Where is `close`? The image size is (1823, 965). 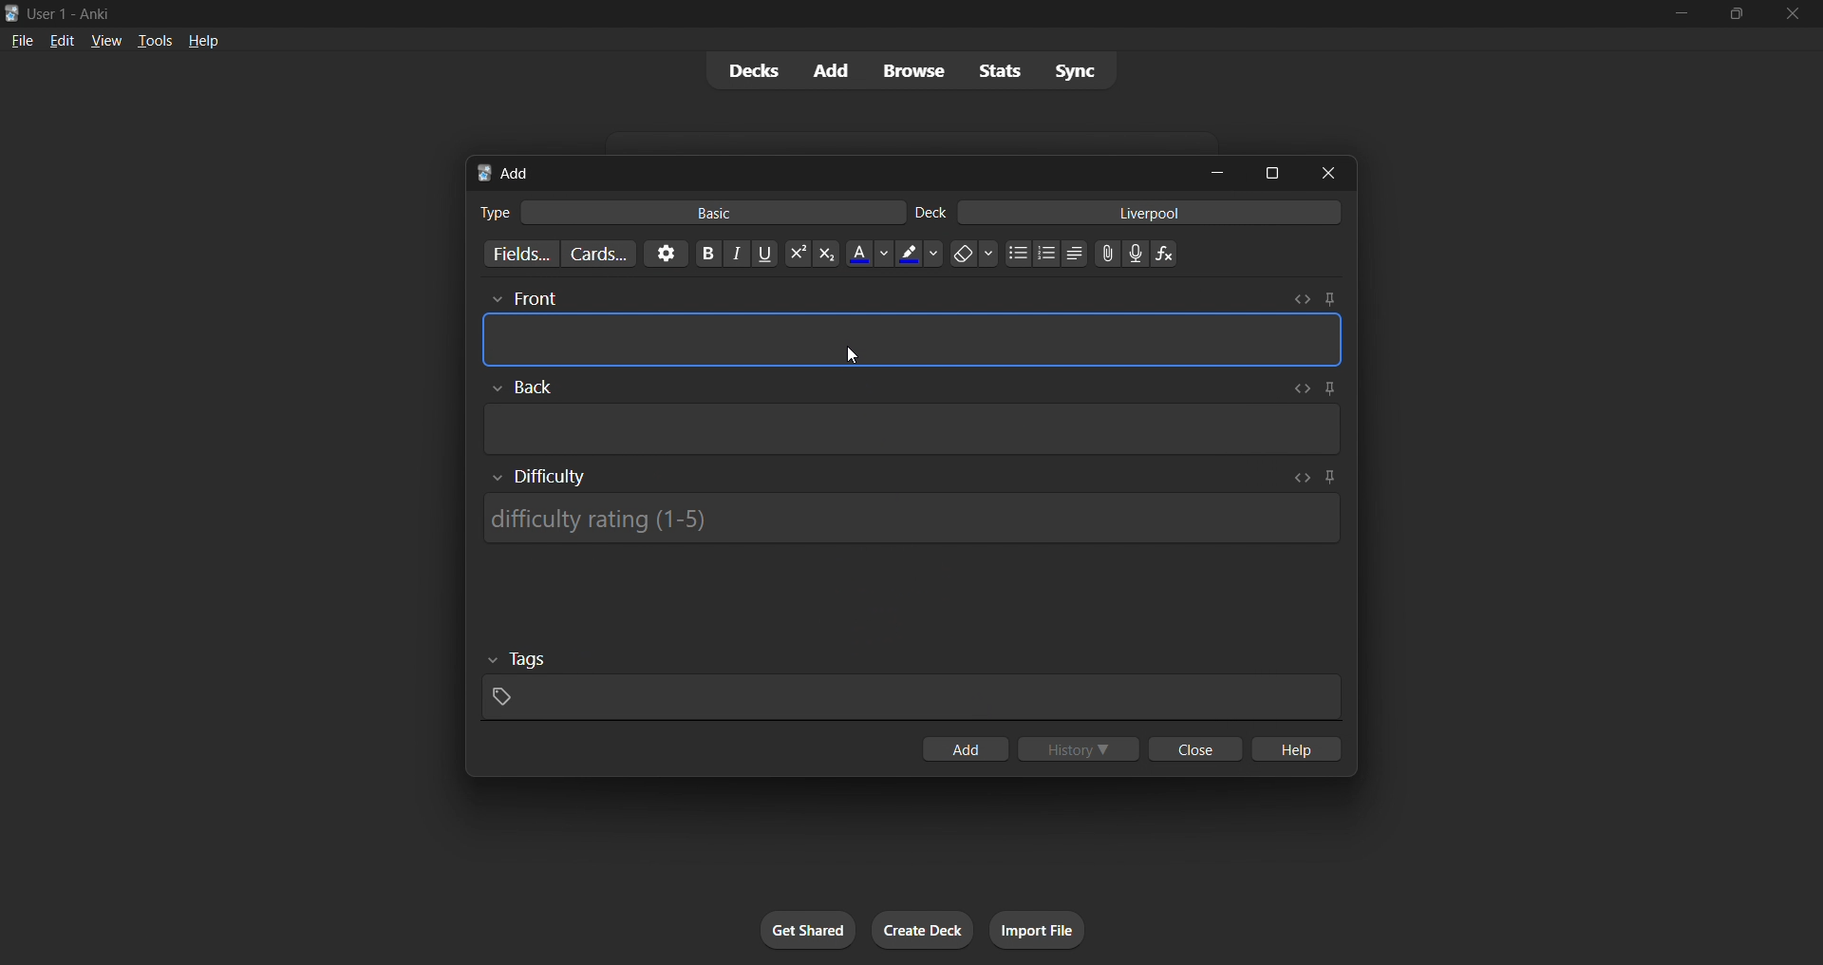
close is located at coordinates (1195, 748).